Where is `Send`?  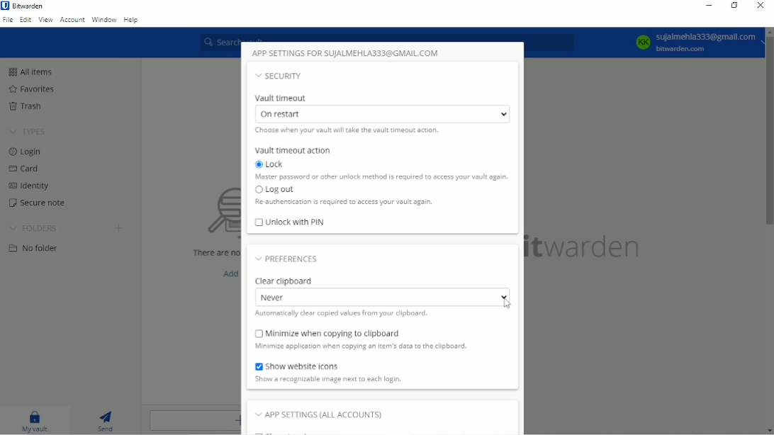 Send is located at coordinates (106, 420).